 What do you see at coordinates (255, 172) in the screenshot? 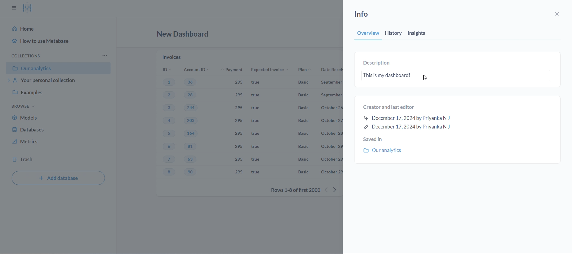
I see `true` at bounding box center [255, 172].